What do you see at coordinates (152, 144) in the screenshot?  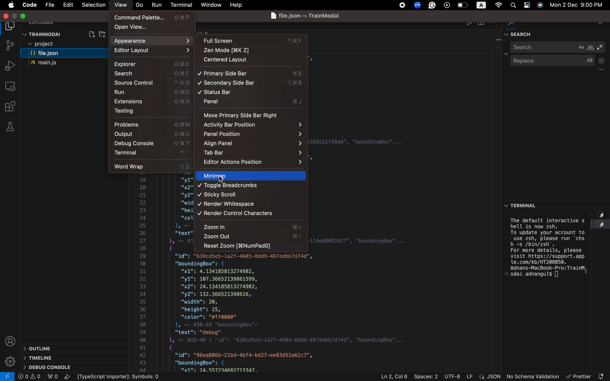 I see `debug console` at bounding box center [152, 144].